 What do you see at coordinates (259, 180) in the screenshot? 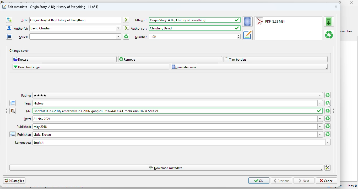
I see `OK` at bounding box center [259, 180].